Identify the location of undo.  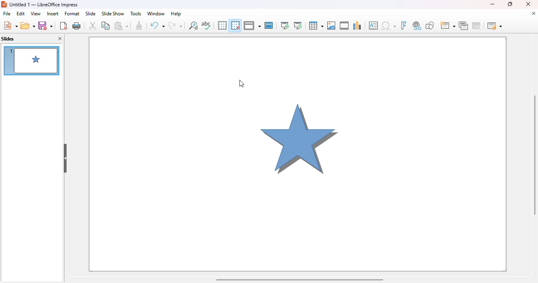
(157, 25).